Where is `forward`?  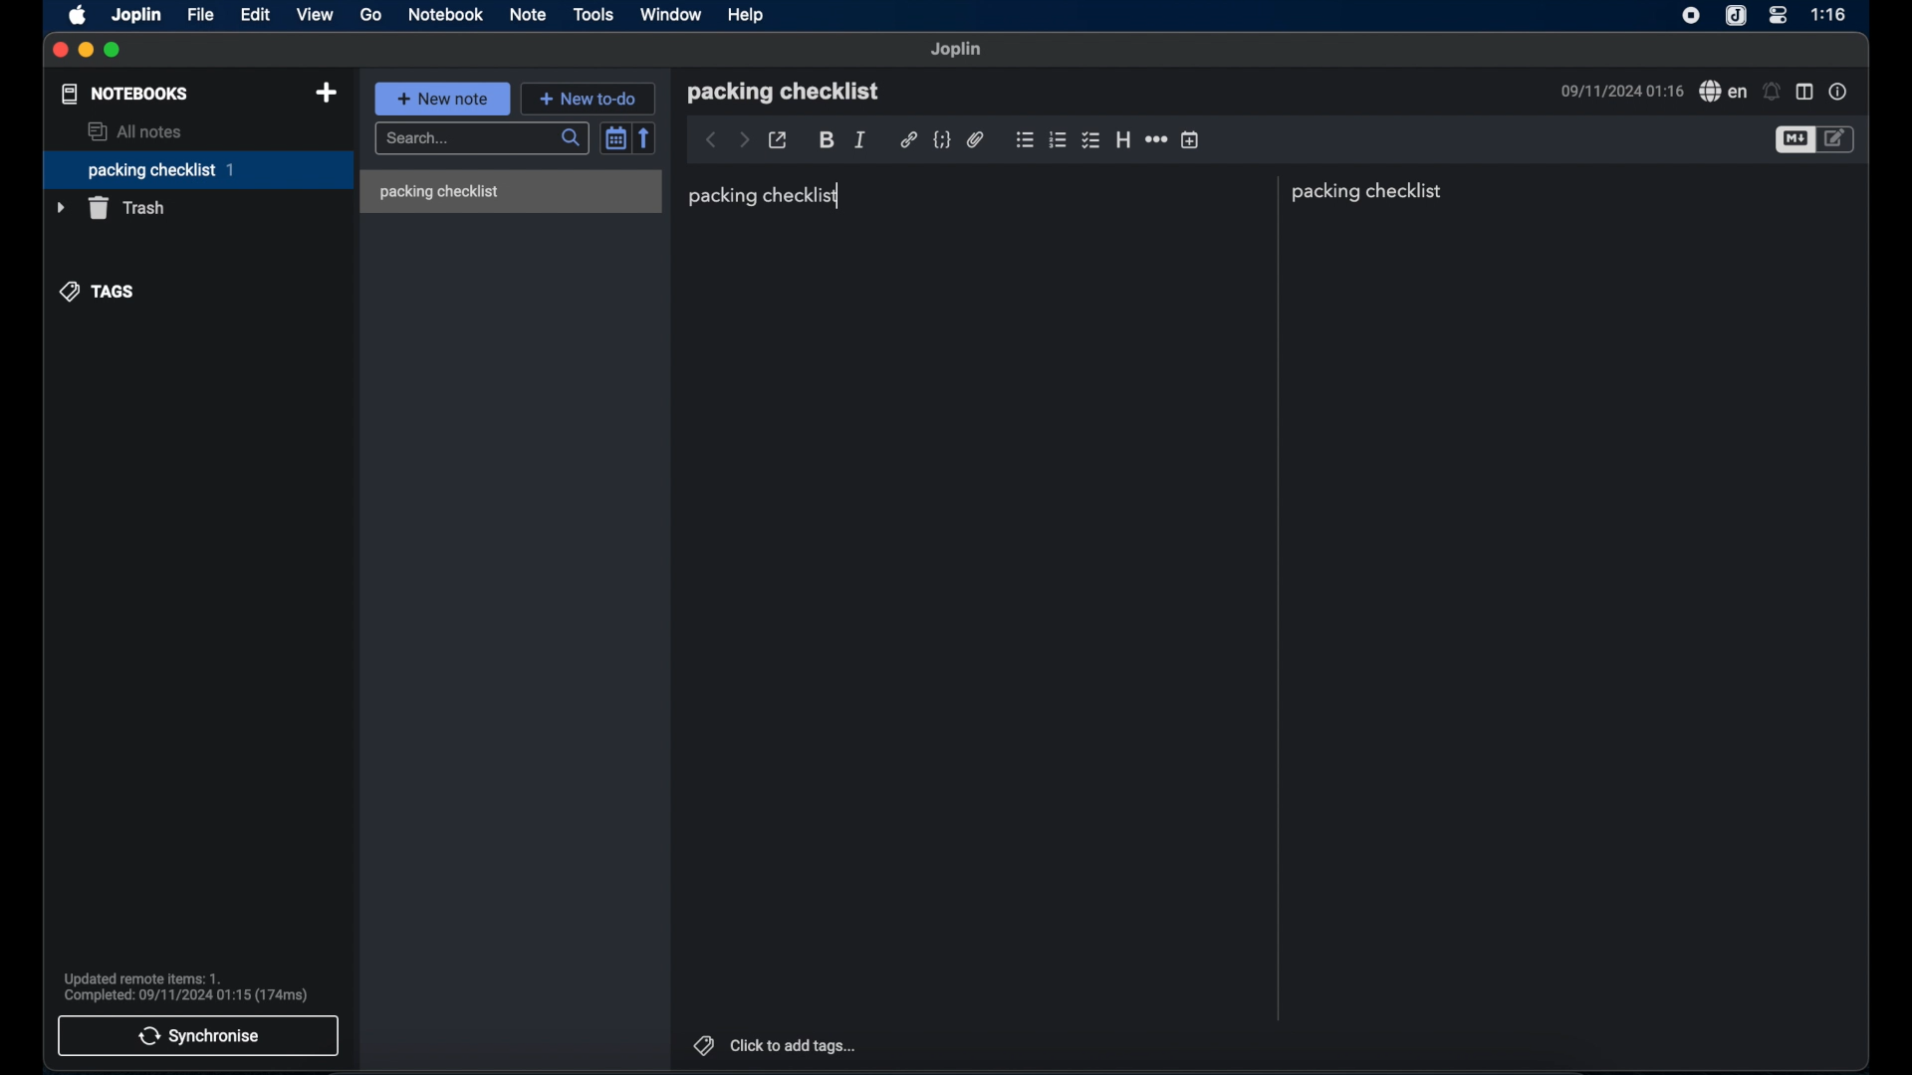 forward is located at coordinates (744, 139).